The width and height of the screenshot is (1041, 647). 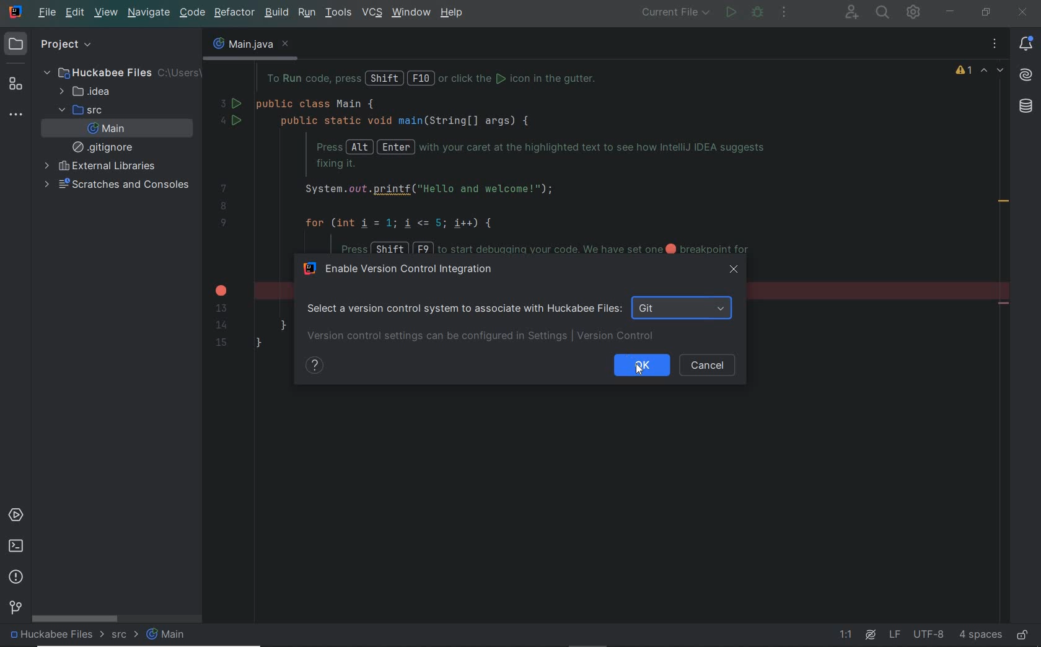 I want to click on problems, so click(x=16, y=576).